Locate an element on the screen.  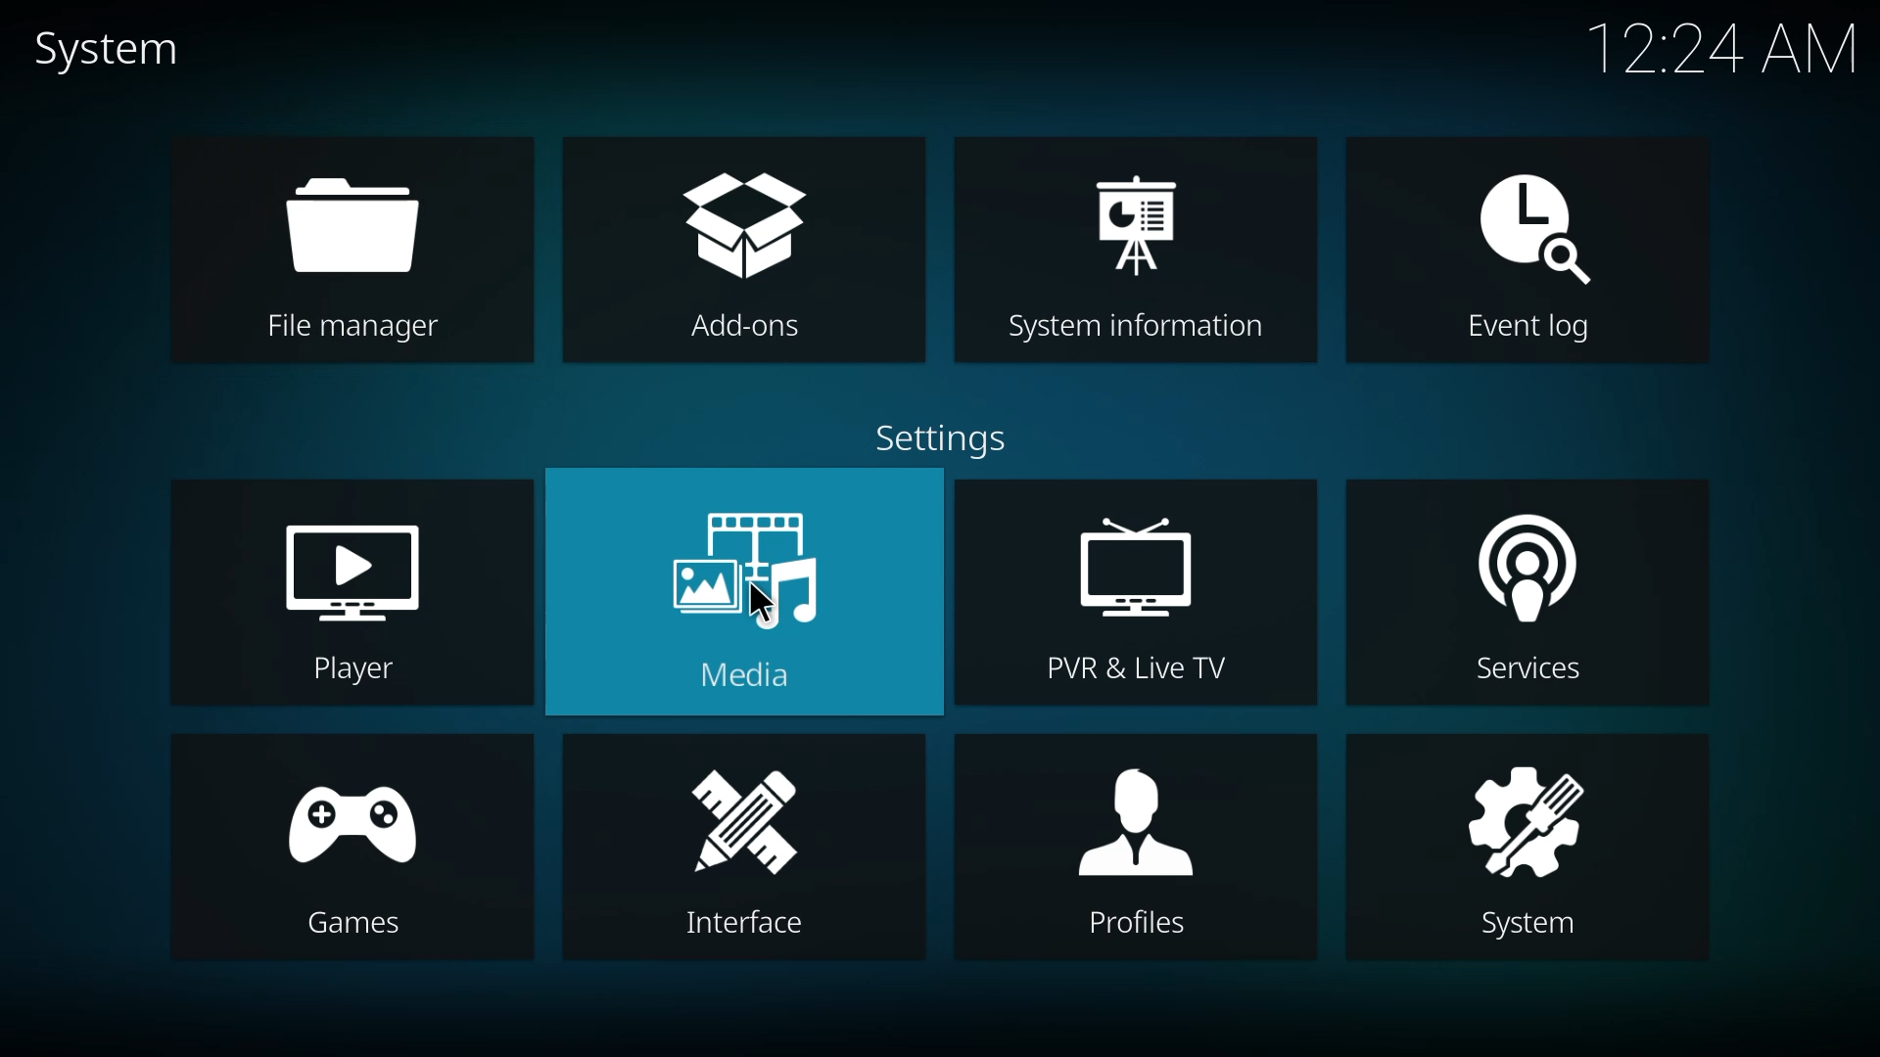
file manager is located at coordinates (350, 255).